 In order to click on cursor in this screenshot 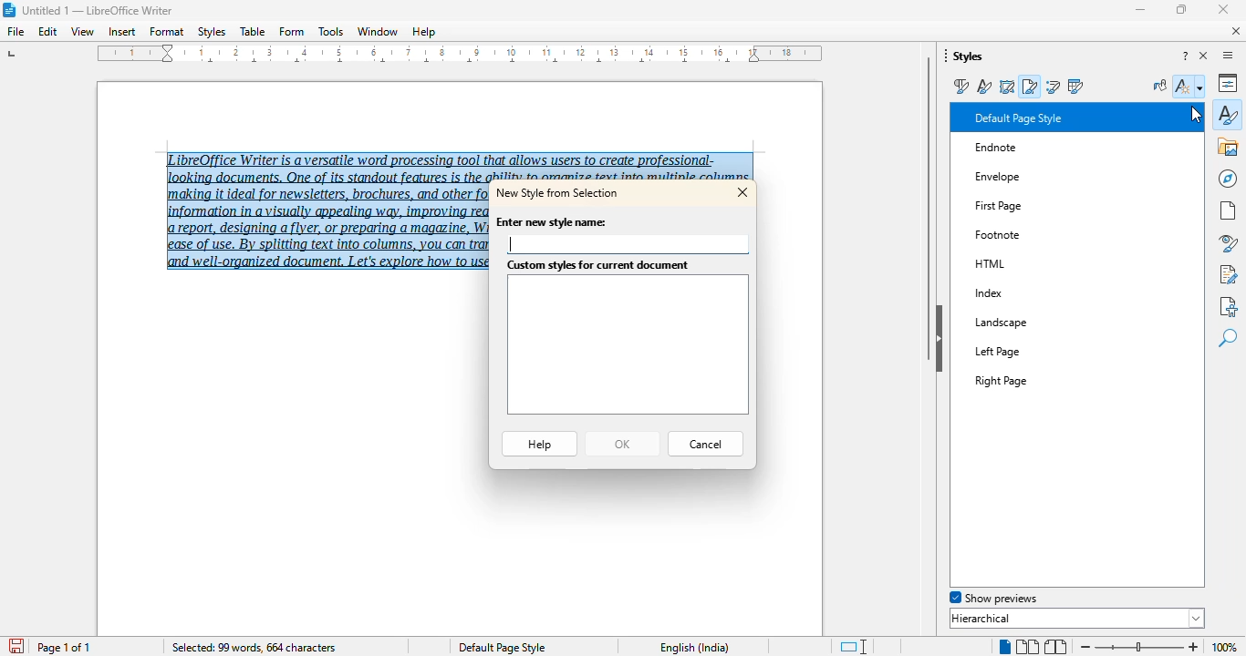, I will do `click(1190, 115)`.